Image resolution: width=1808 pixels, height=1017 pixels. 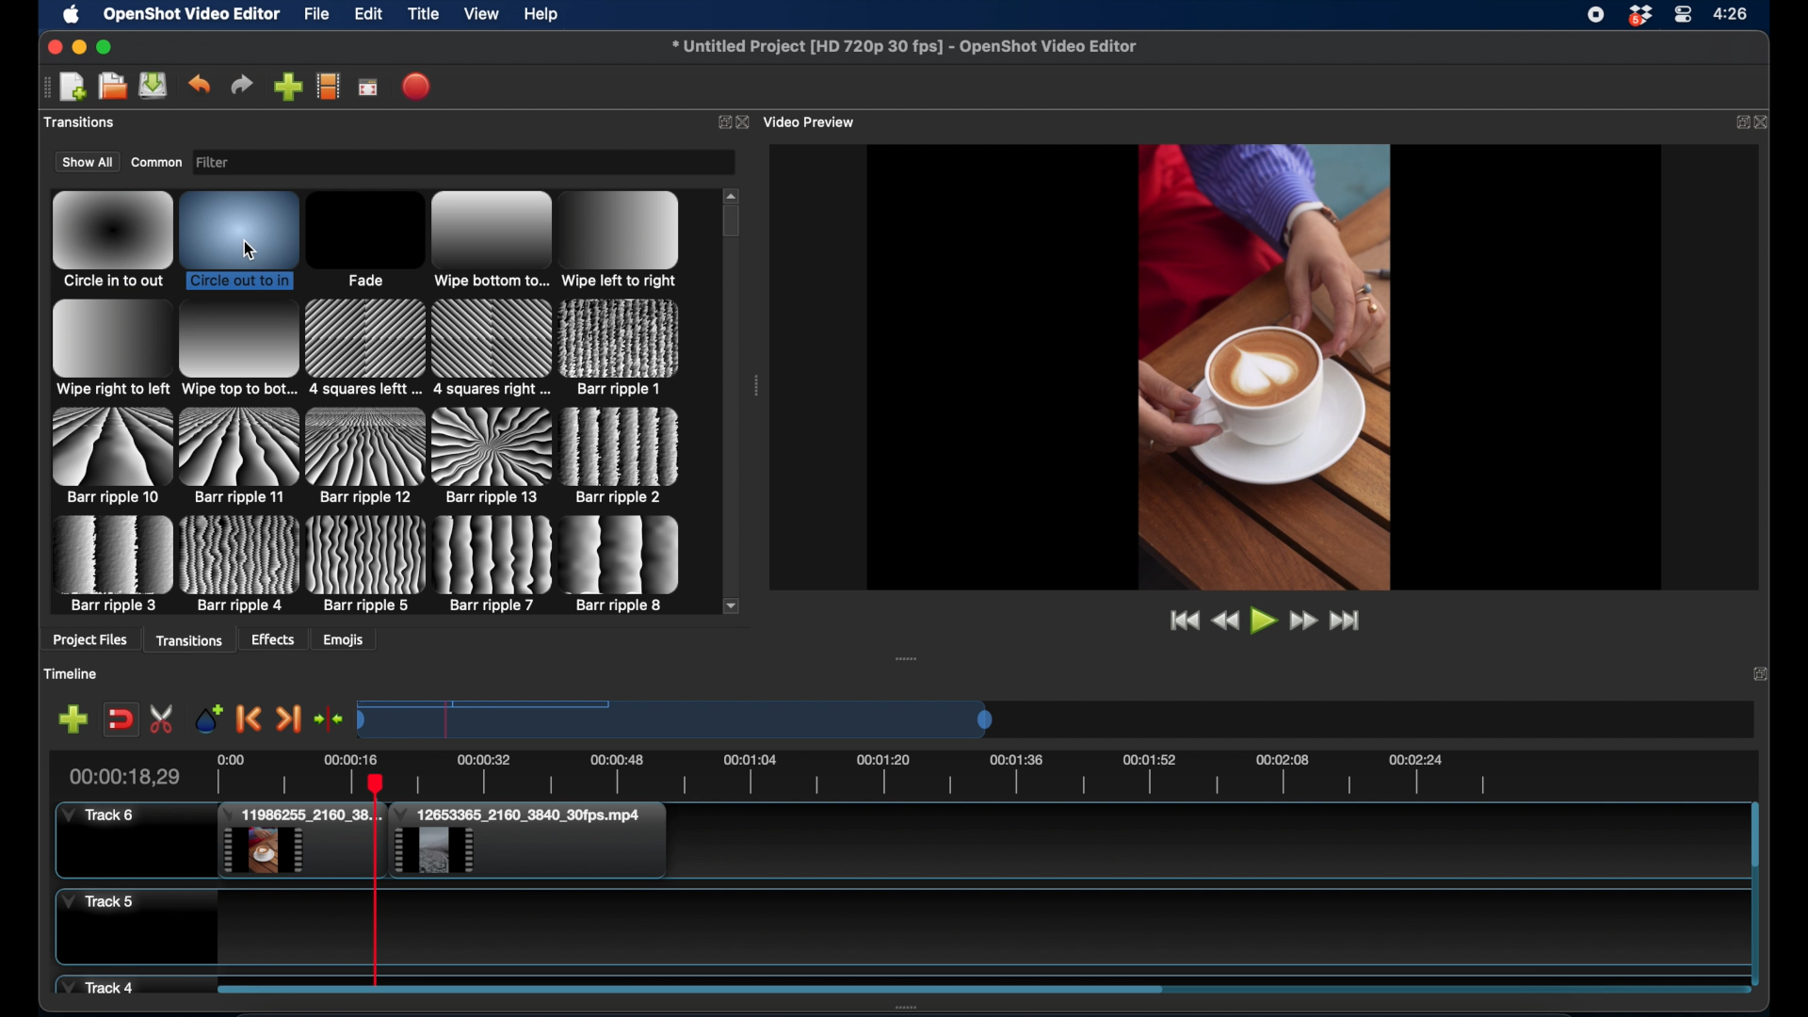 I want to click on import files, so click(x=287, y=87).